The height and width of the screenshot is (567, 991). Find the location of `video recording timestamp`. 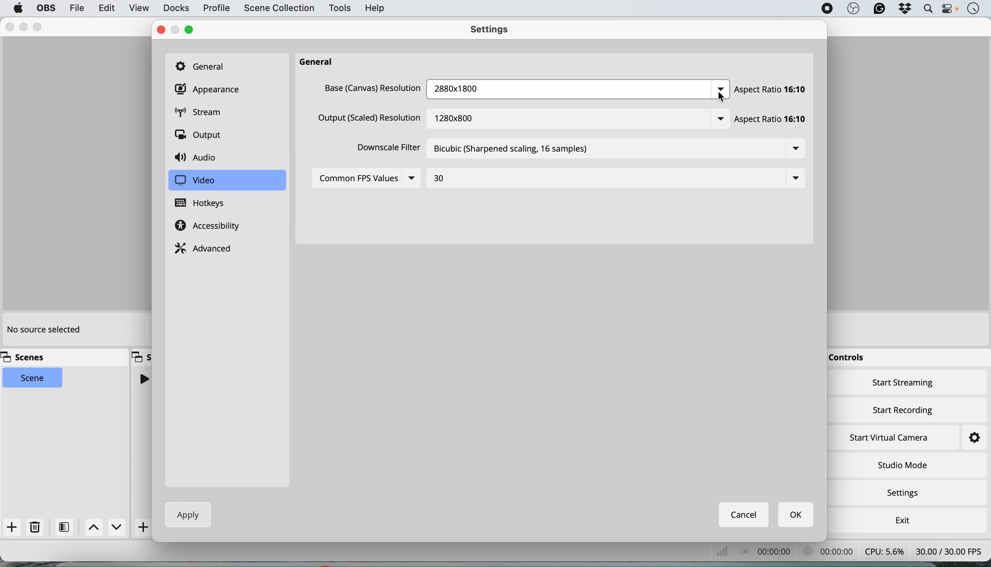

video recording timestamp is located at coordinates (830, 553).